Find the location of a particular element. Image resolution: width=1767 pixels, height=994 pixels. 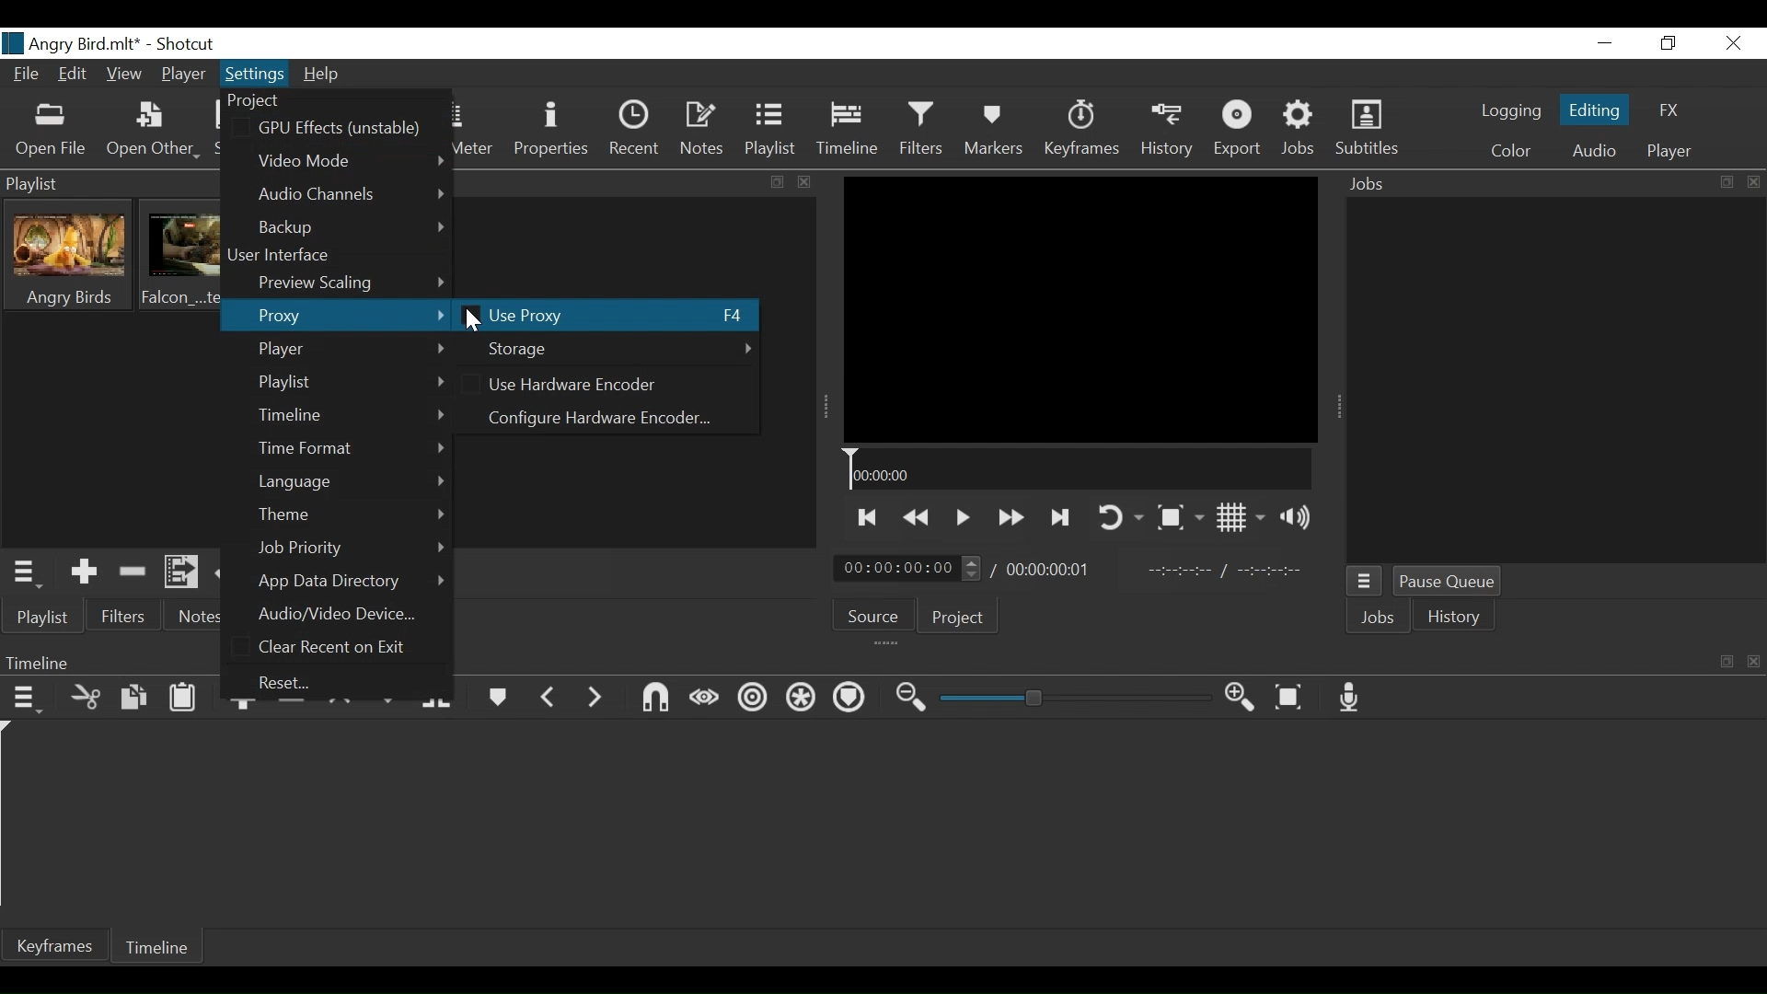

maximize is located at coordinates (778, 186).